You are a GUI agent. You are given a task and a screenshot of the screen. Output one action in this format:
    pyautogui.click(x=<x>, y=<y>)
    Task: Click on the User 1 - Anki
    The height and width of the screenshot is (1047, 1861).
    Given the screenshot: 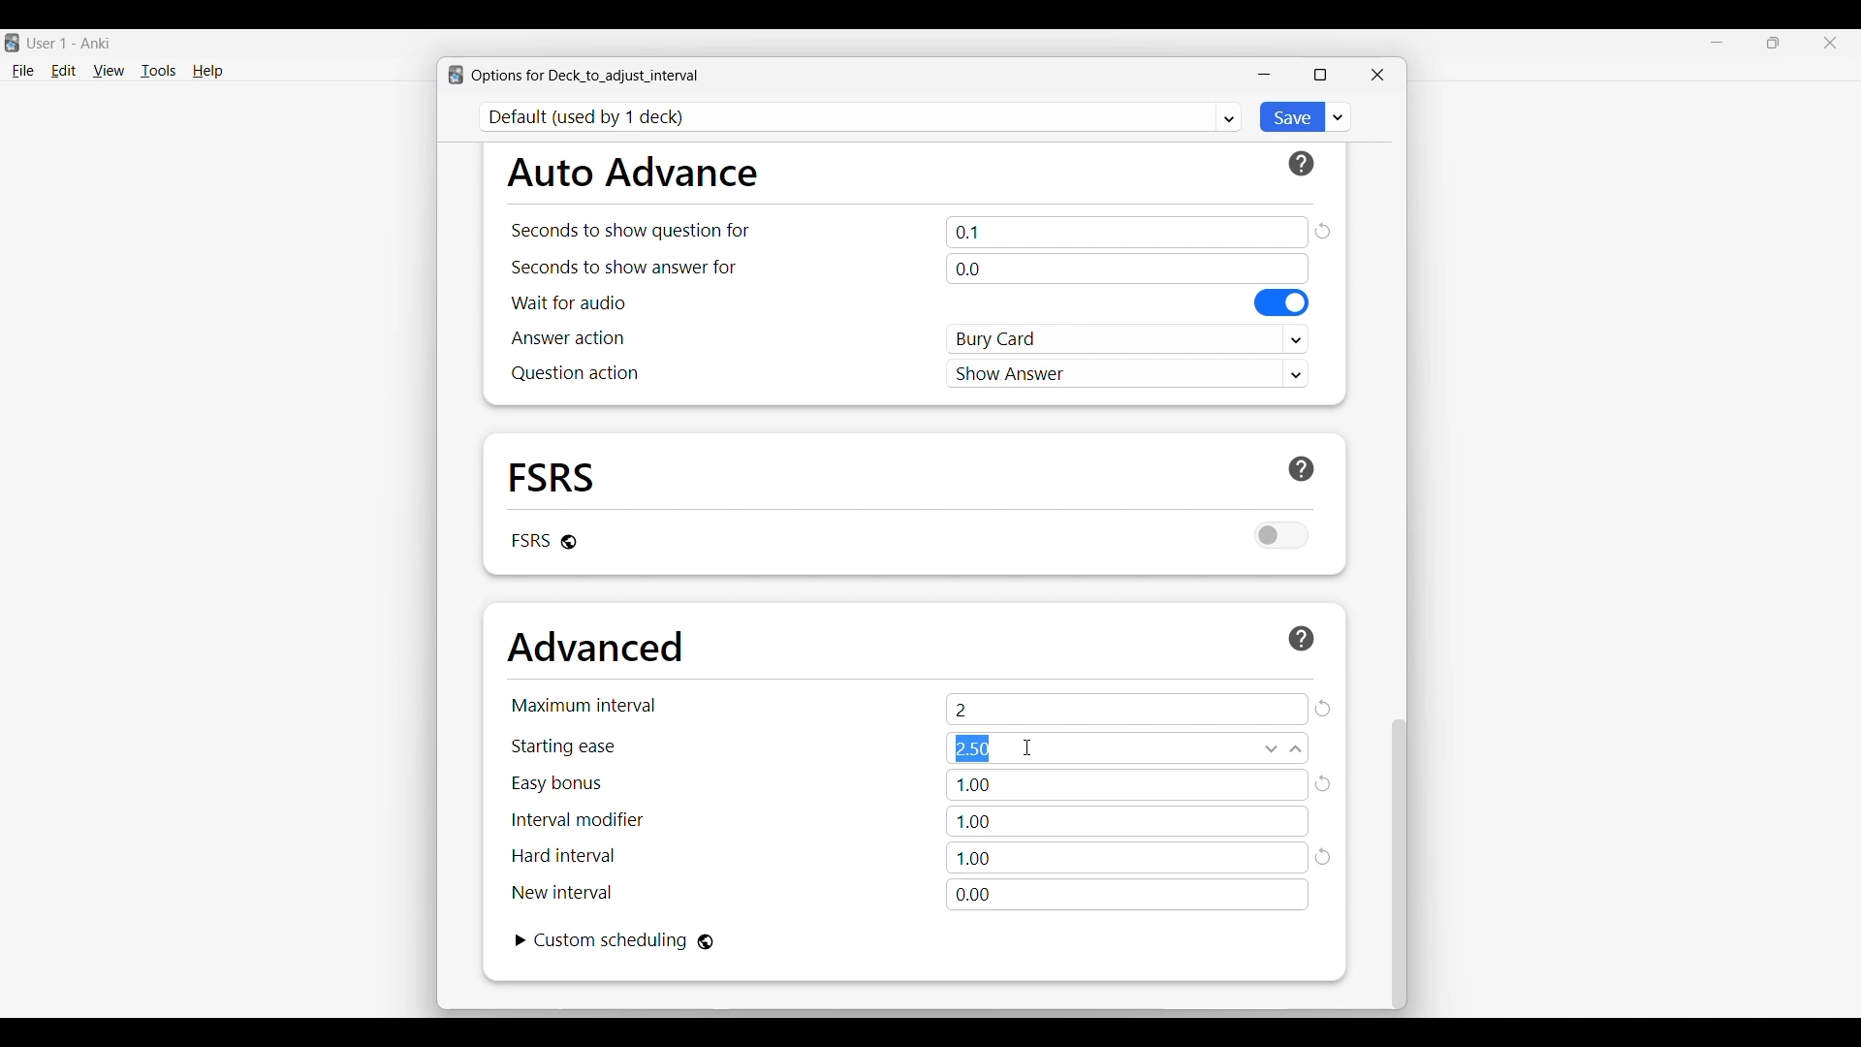 What is the action you would take?
    pyautogui.click(x=70, y=43)
    